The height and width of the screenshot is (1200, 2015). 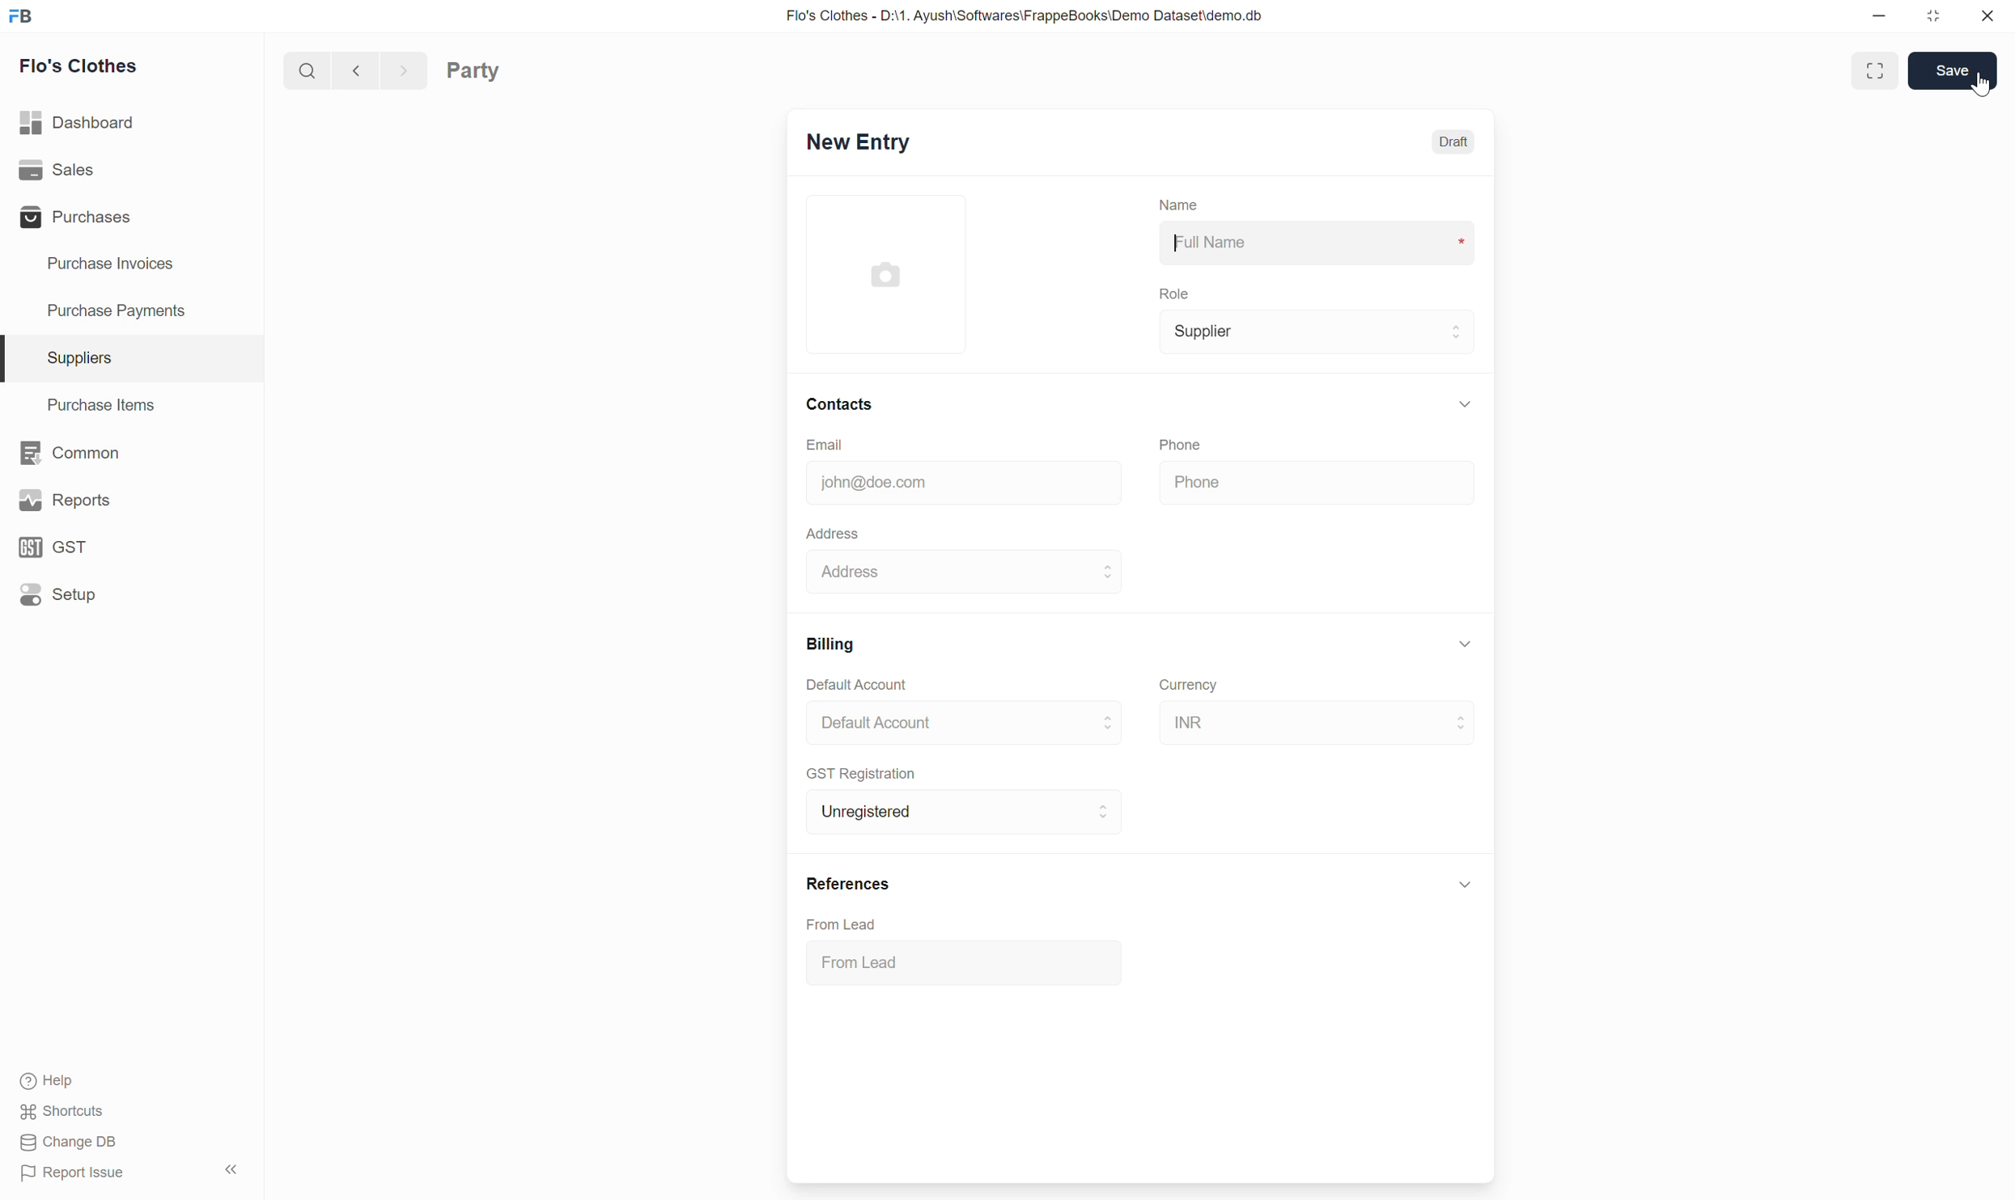 What do you see at coordinates (130, 264) in the screenshot?
I see `Purchase Invoices` at bounding box center [130, 264].